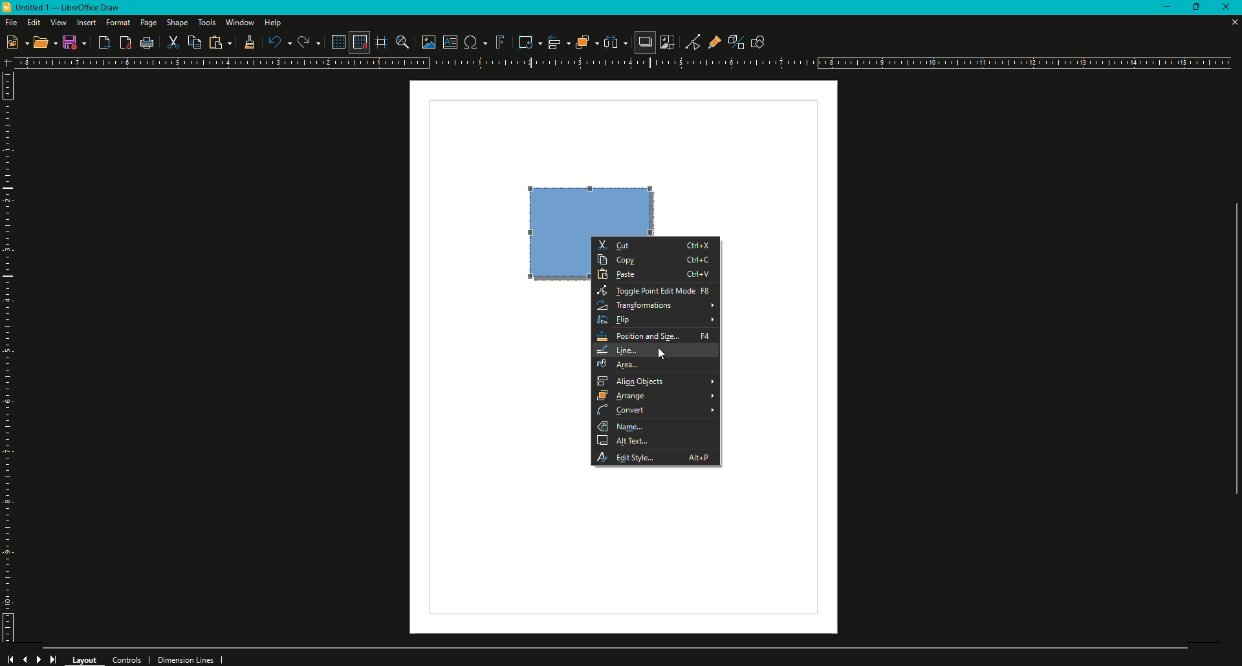 The height and width of the screenshot is (666, 1242). Describe the element at coordinates (401, 41) in the screenshot. I see `Zoom and Pan` at that location.